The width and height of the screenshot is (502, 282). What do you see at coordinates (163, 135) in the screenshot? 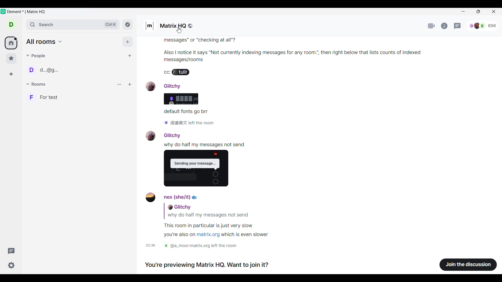
I see `Glitchy` at bounding box center [163, 135].